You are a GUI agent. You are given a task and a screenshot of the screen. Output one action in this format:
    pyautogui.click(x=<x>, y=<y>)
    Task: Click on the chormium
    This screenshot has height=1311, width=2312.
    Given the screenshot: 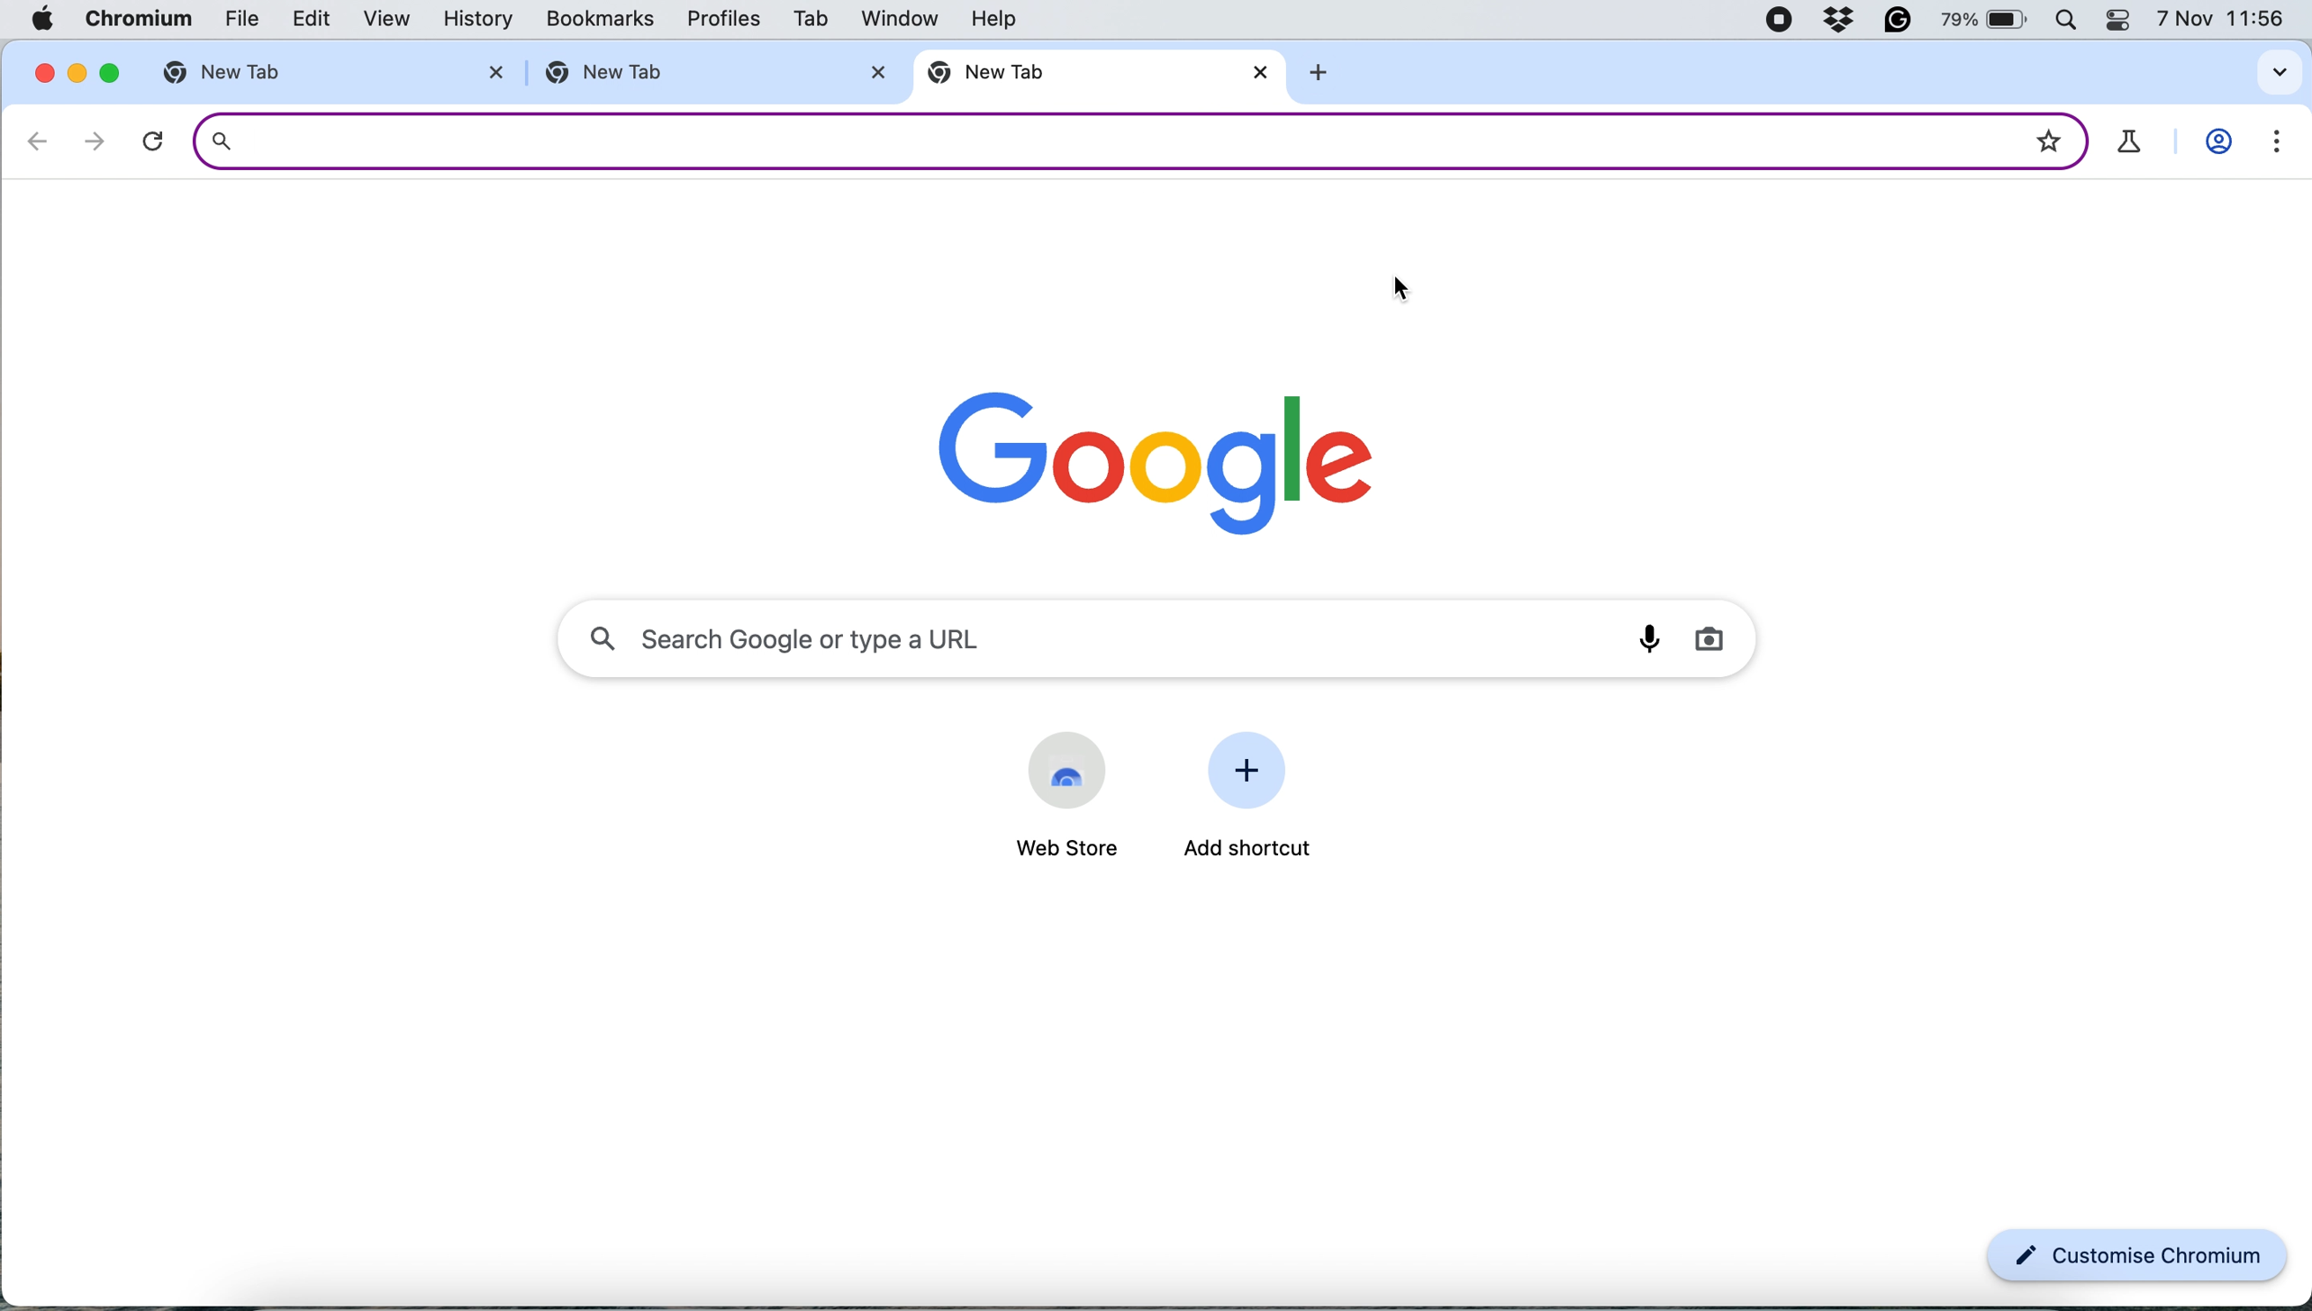 What is the action you would take?
    pyautogui.click(x=138, y=20)
    